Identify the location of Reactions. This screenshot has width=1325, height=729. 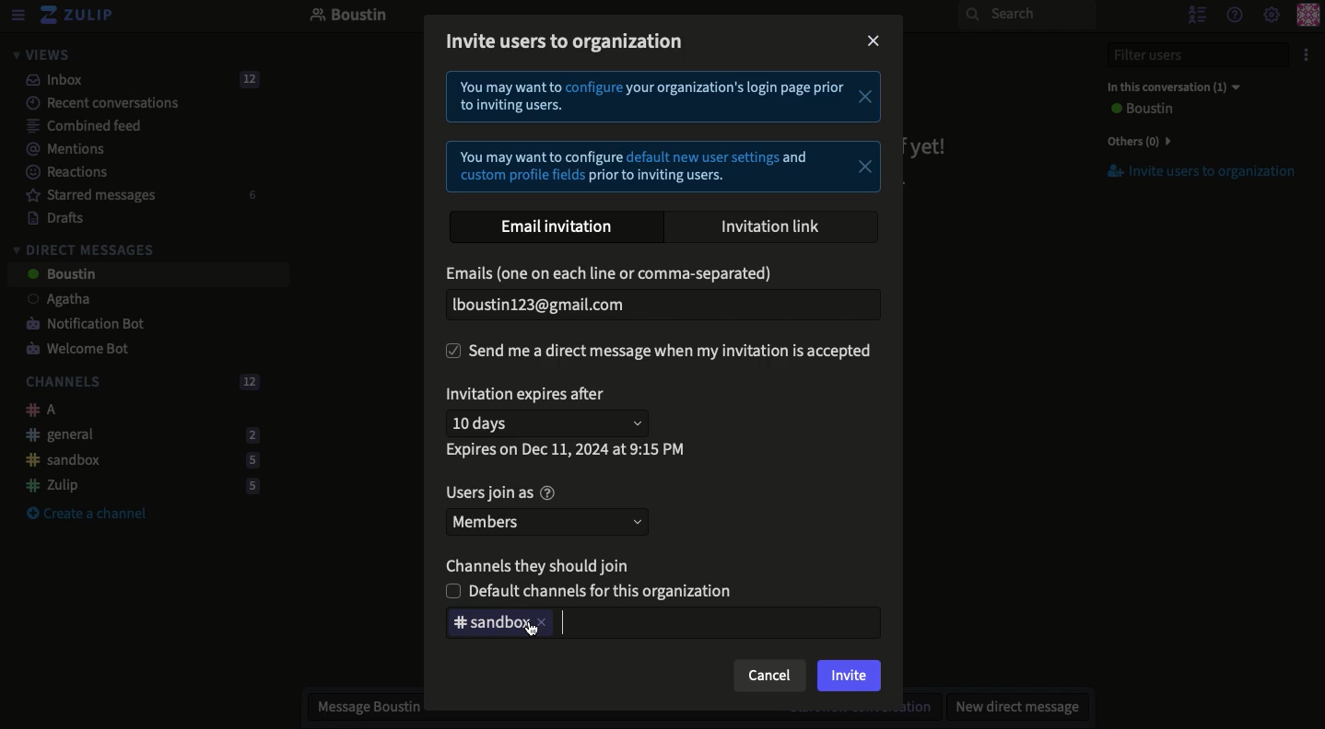
(64, 174).